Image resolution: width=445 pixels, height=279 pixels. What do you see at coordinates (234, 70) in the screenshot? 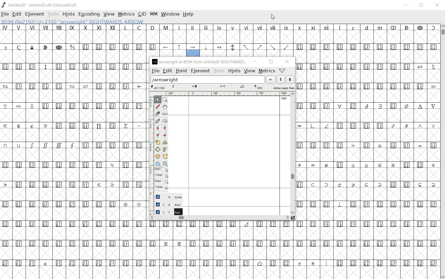
I see `hints` at bounding box center [234, 70].